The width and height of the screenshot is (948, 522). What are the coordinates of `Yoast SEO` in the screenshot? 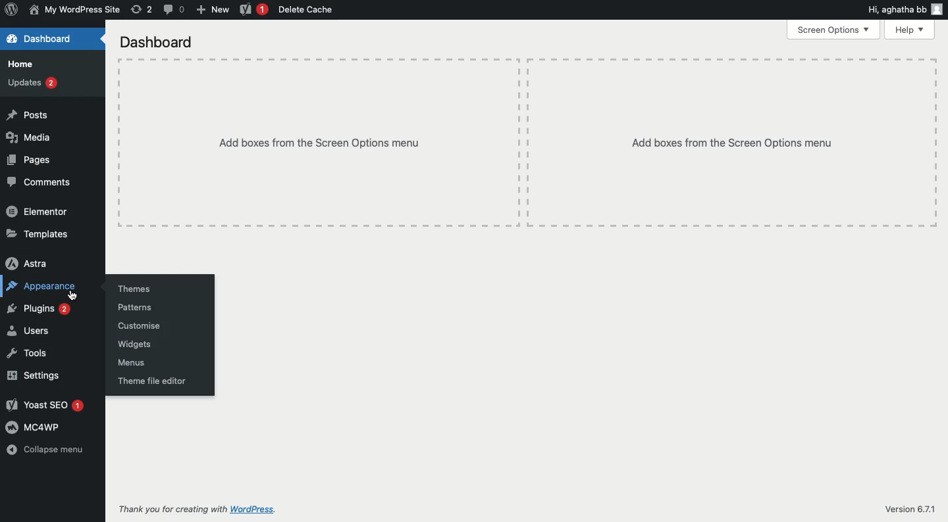 It's located at (45, 406).